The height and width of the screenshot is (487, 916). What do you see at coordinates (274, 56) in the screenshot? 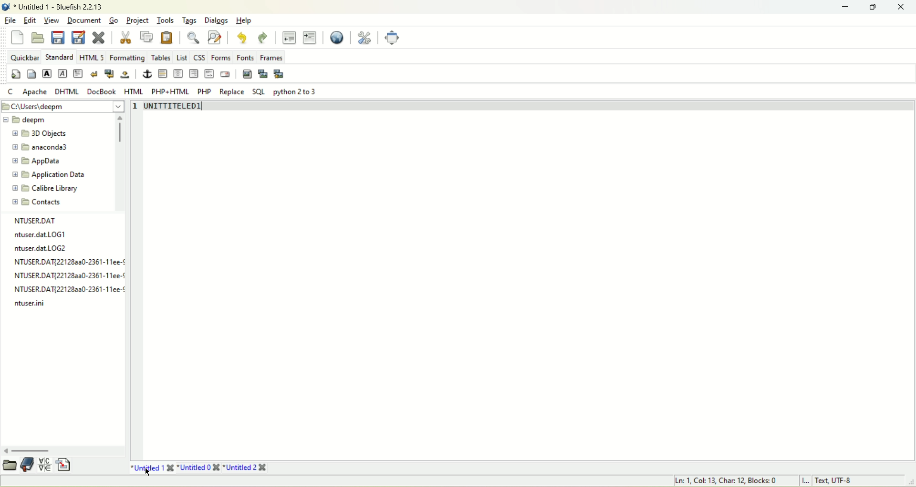
I see `Frames` at bounding box center [274, 56].